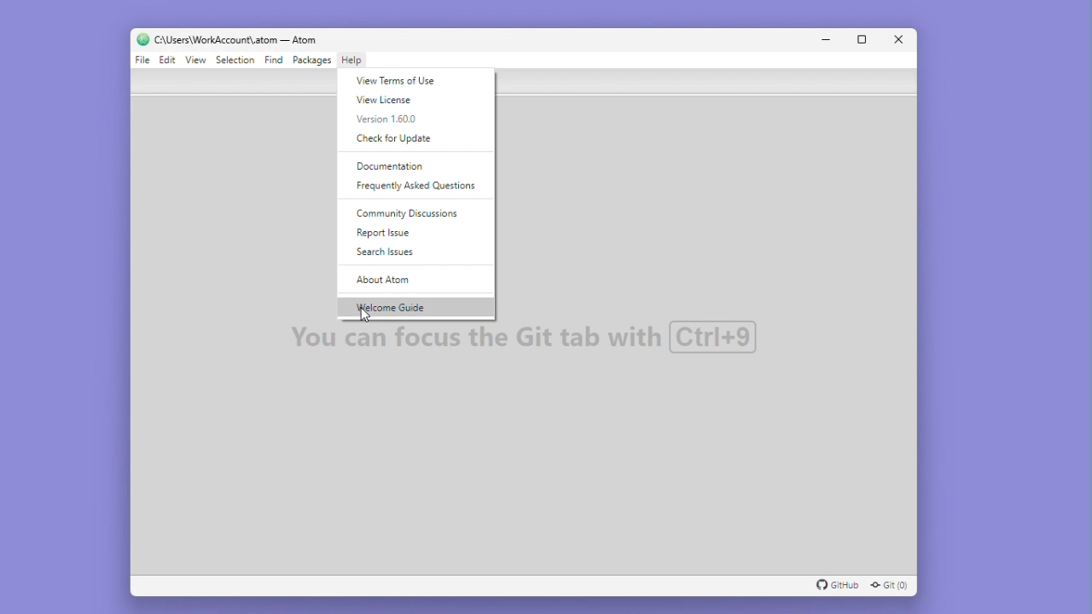 The image size is (1092, 614). What do you see at coordinates (397, 137) in the screenshot?
I see `Check for update` at bounding box center [397, 137].